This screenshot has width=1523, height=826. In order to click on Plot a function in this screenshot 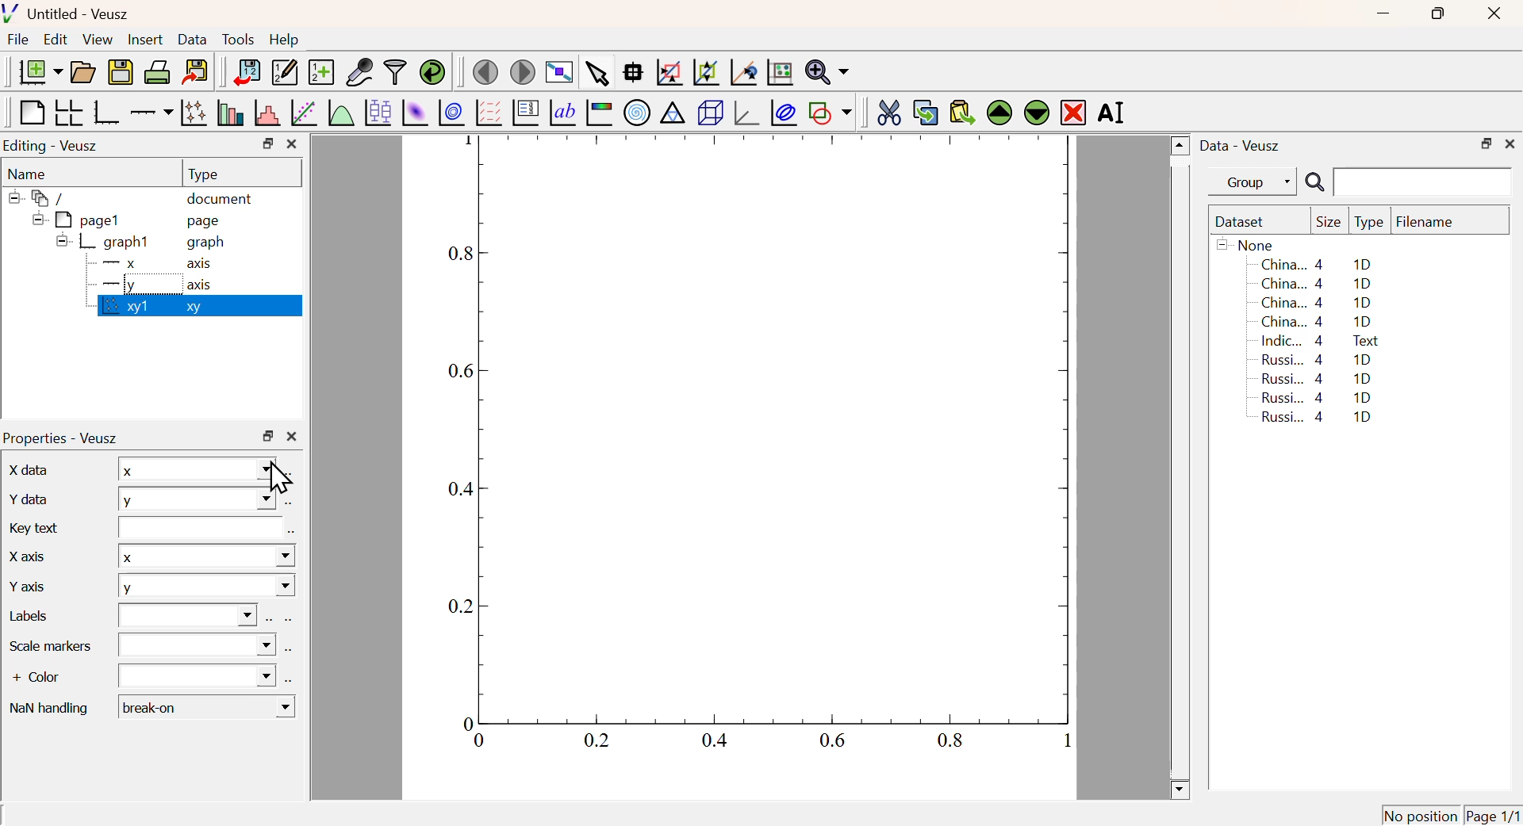, I will do `click(339, 113)`.